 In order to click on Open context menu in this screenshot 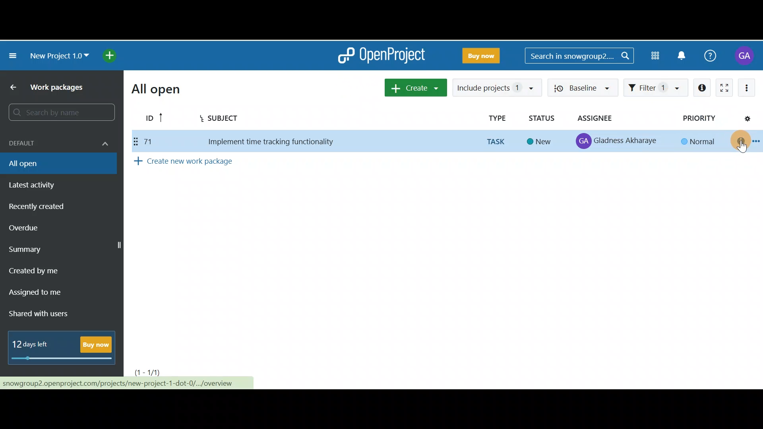, I will do `click(756, 140)`.